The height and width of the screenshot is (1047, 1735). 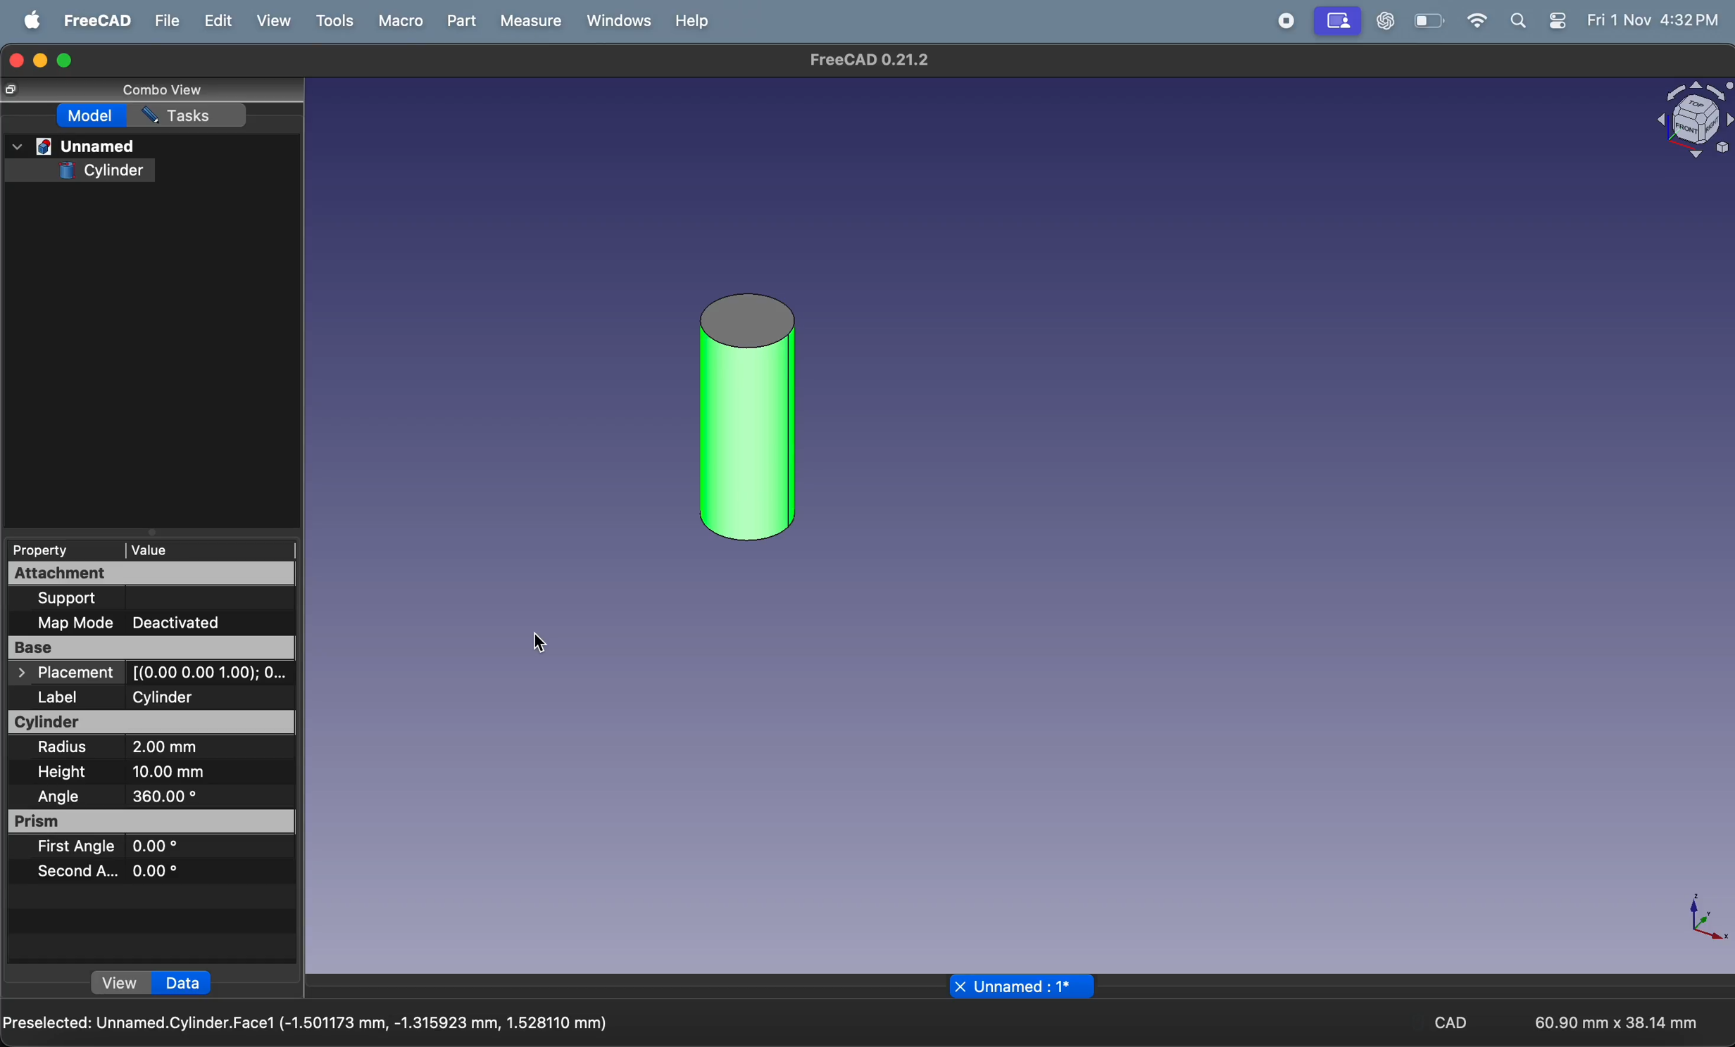 I want to click on height, so click(x=64, y=773).